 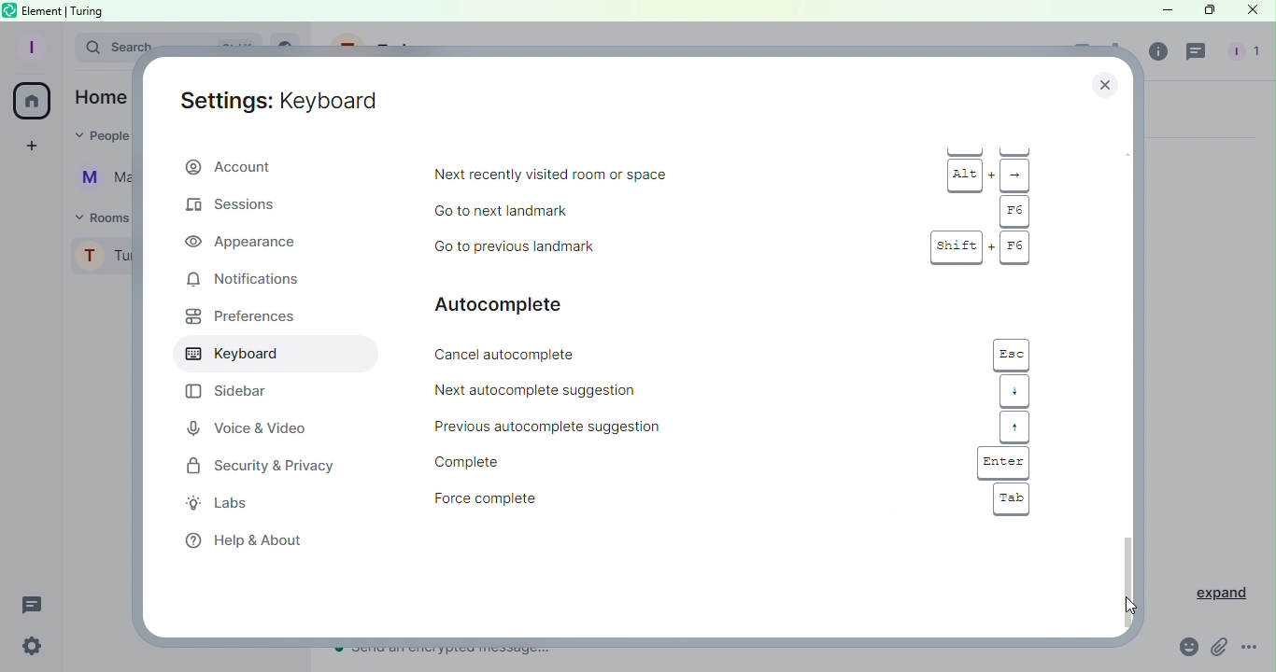 I want to click on Element icon, so click(x=11, y=9).